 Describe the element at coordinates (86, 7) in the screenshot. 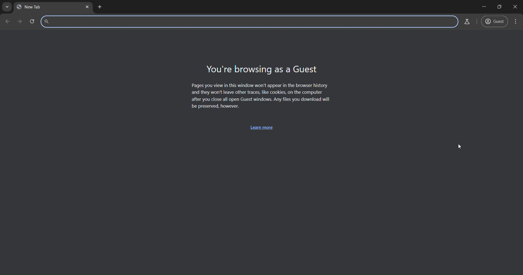

I see `close tab` at that location.